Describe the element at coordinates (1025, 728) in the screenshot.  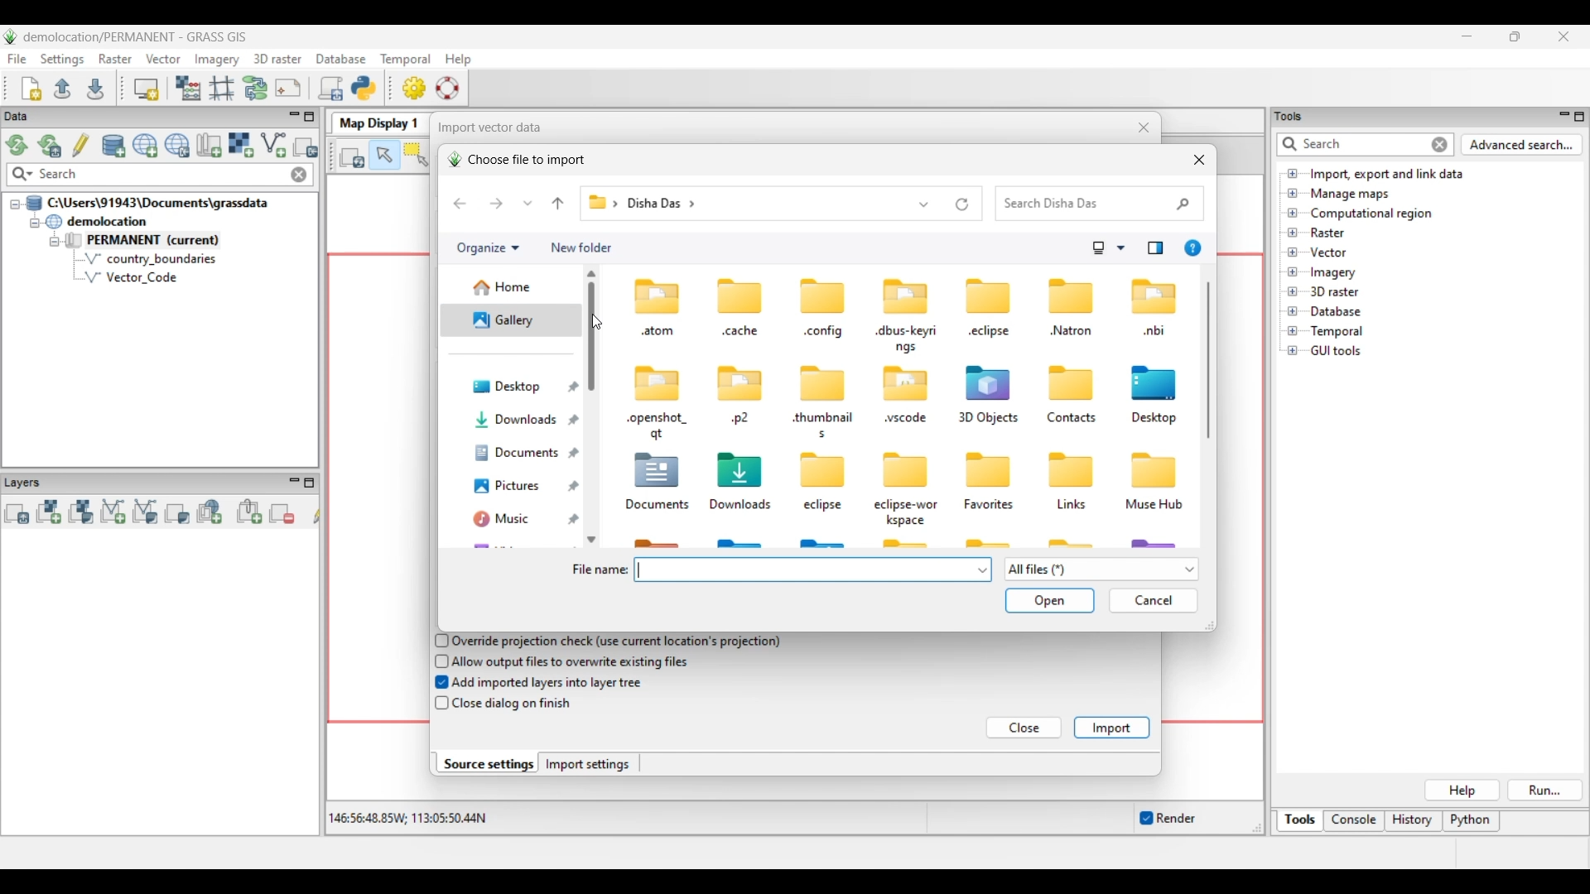
I see `Close` at that location.